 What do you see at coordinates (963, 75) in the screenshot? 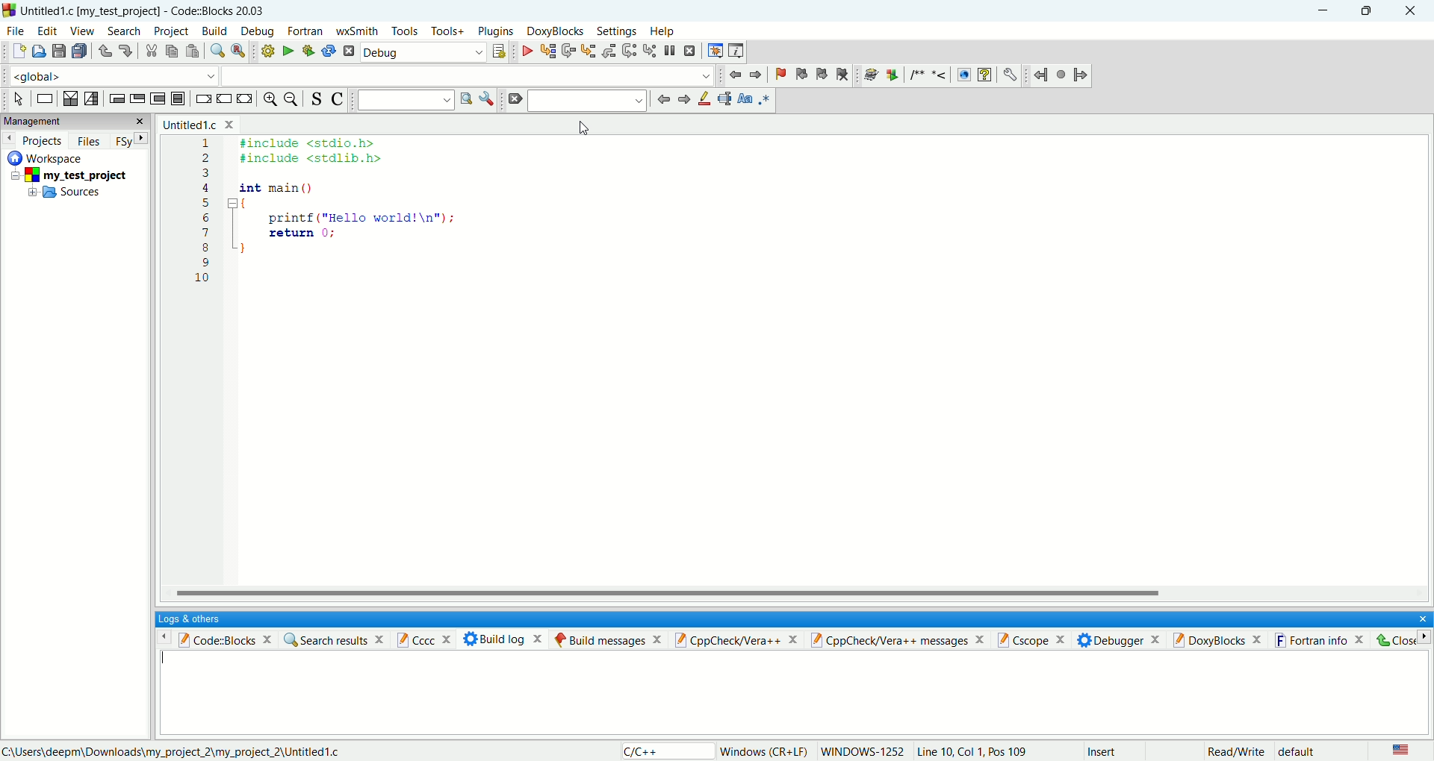
I see `HTML` at bounding box center [963, 75].